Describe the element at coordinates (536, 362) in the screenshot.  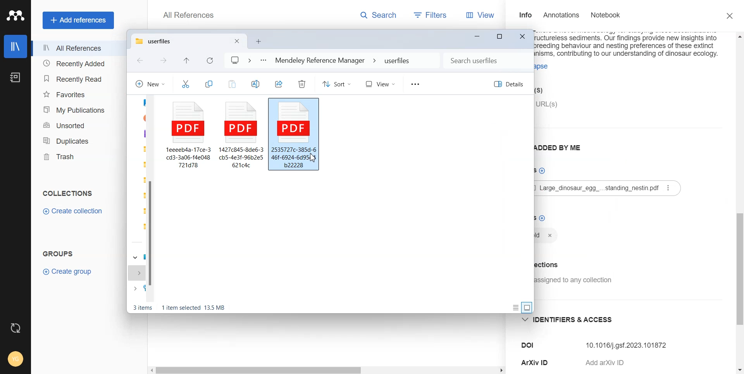
I see `ArXiv` at that location.